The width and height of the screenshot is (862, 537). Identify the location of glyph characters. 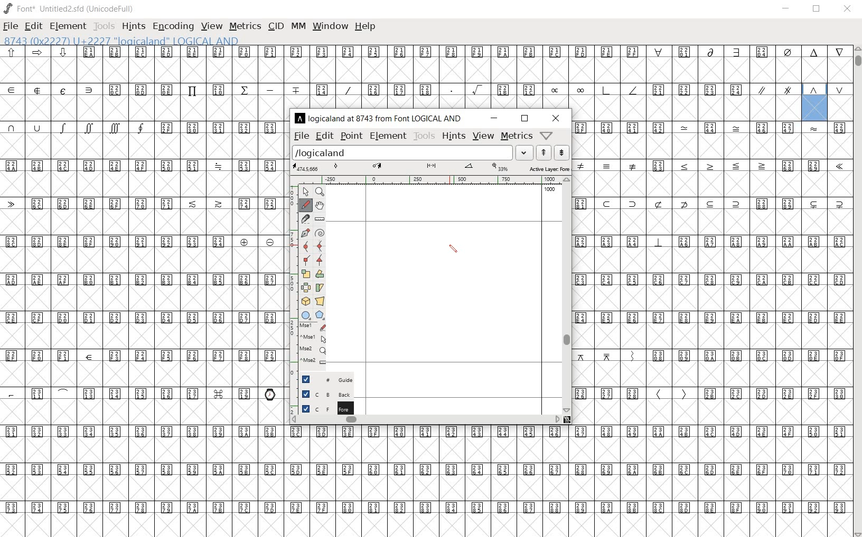
(712, 272).